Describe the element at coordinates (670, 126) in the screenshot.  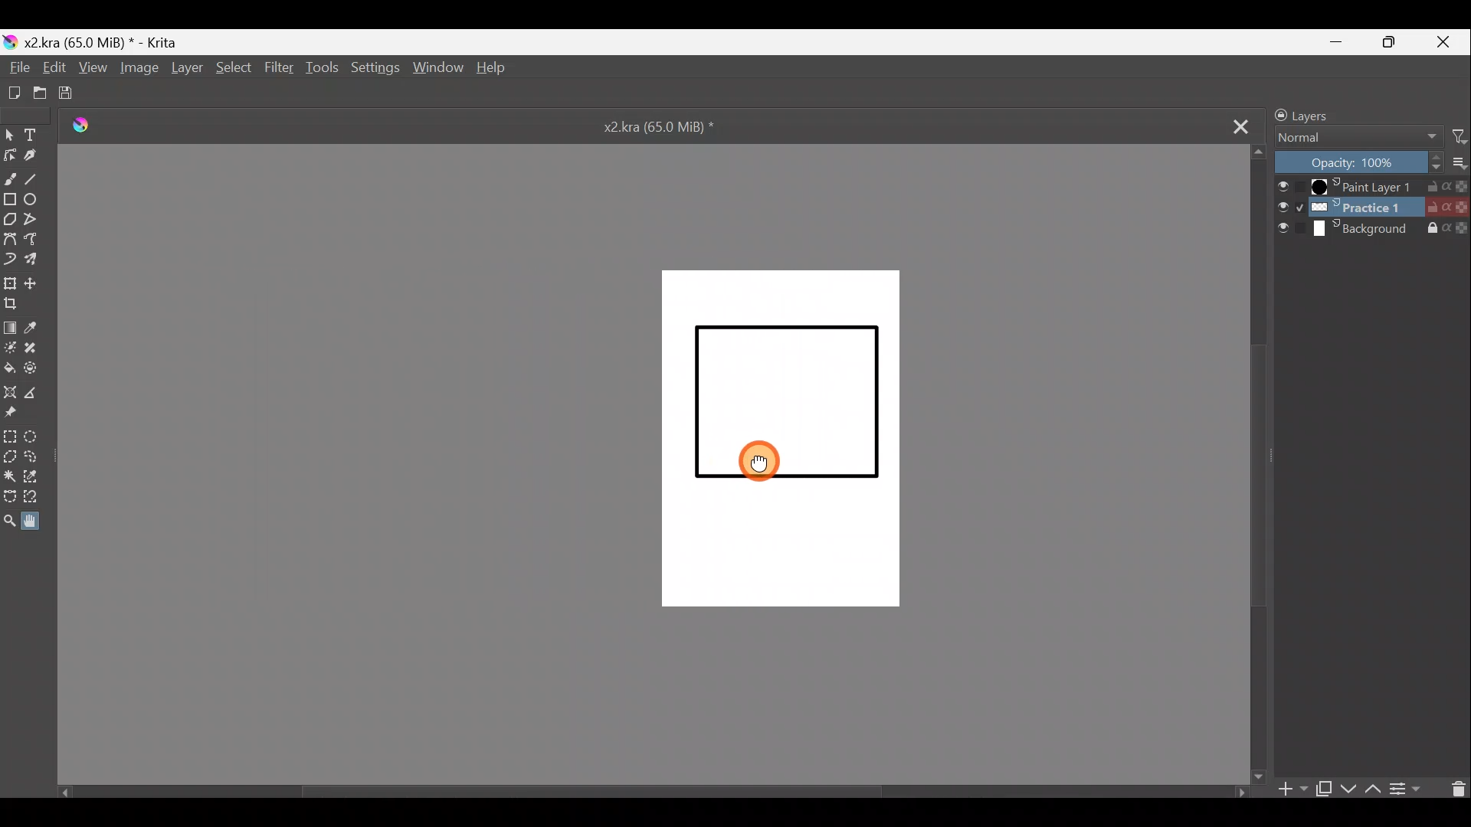
I see `x2.kra (65.0 MiB) *` at that location.